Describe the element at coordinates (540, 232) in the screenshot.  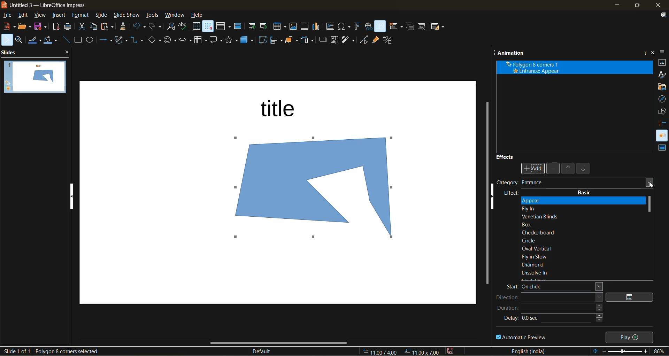
I see `checker board` at that location.